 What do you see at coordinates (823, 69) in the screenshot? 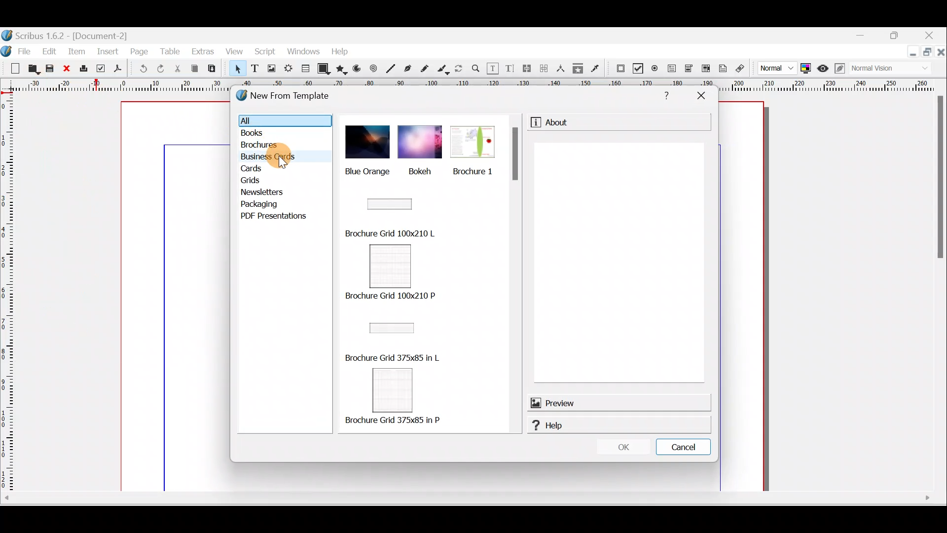
I see `Preview mode` at bounding box center [823, 69].